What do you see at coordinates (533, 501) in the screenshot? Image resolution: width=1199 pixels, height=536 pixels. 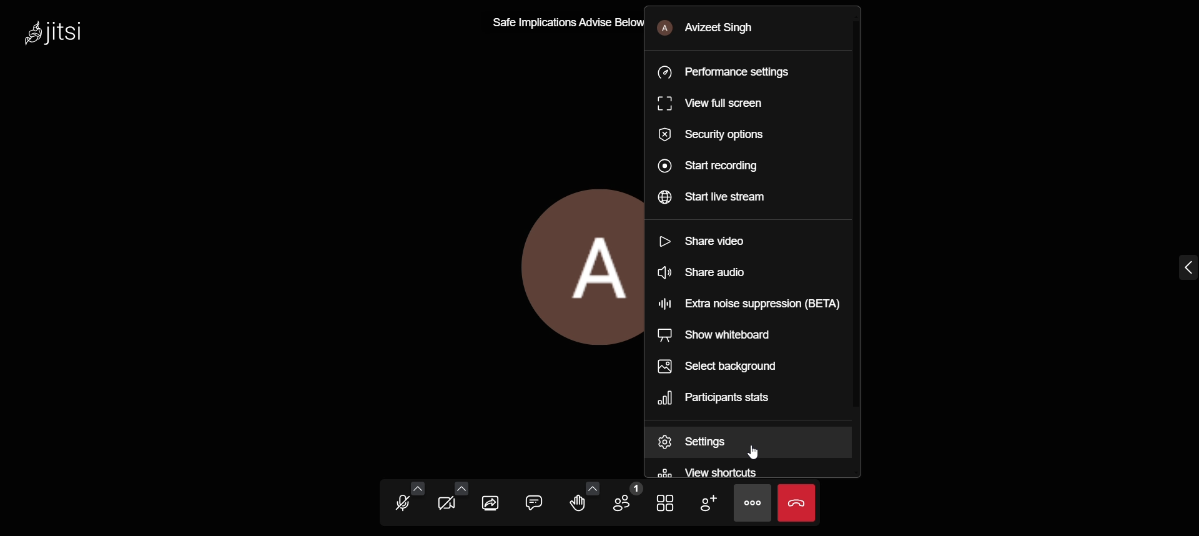 I see `open chat` at bounding box center [533, 501].